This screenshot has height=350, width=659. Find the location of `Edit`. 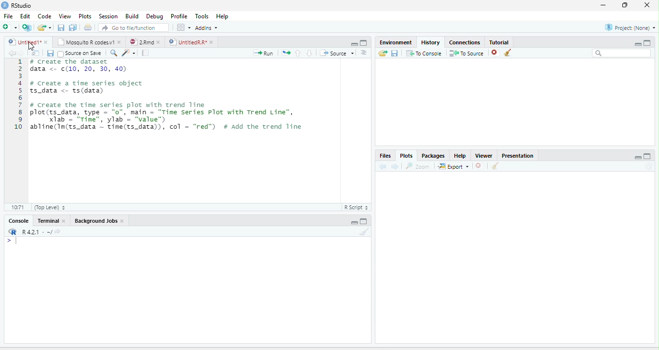

Edit is located at coordinates (25, 16).